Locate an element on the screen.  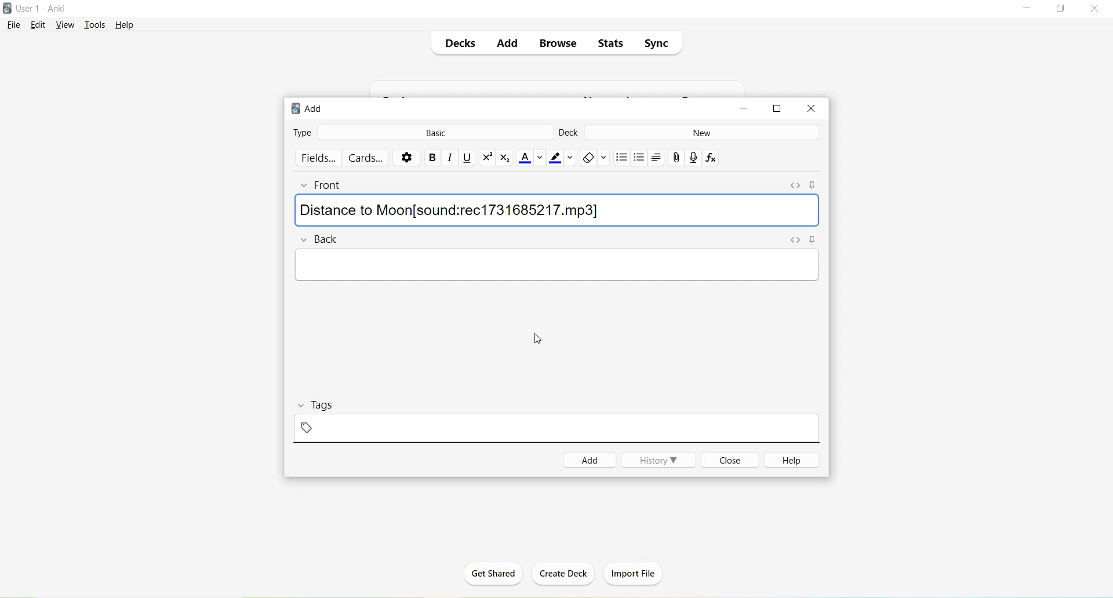
Cards.. is located at coordinates (367, 158).